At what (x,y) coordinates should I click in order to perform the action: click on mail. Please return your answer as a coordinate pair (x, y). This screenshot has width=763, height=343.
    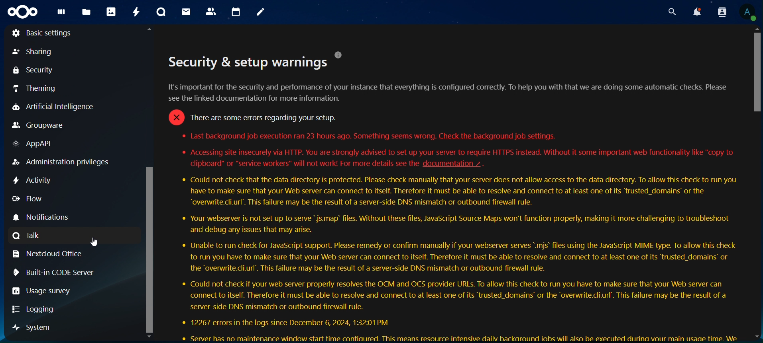
    Looking at the image, I should click on (186, 12).